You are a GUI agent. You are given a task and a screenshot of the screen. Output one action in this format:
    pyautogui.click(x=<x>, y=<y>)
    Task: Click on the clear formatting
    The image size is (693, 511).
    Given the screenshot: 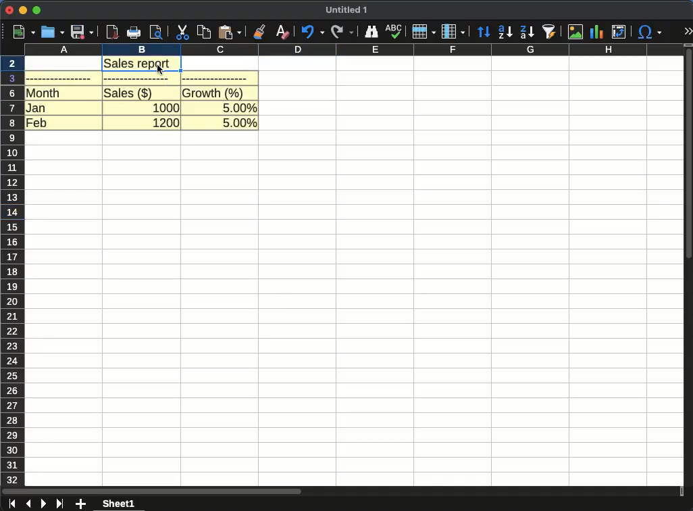 What is the action you would take?
    pyautogui.click(x=283, y=32)
    